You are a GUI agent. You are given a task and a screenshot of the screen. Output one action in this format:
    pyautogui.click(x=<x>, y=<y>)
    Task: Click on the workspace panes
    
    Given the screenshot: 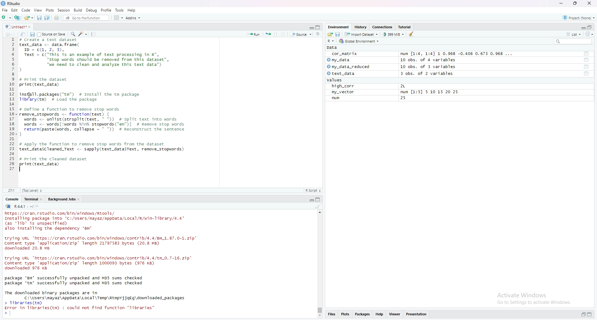 What is the action you would take?
    pyautogui.click(x=118, y=18)
    